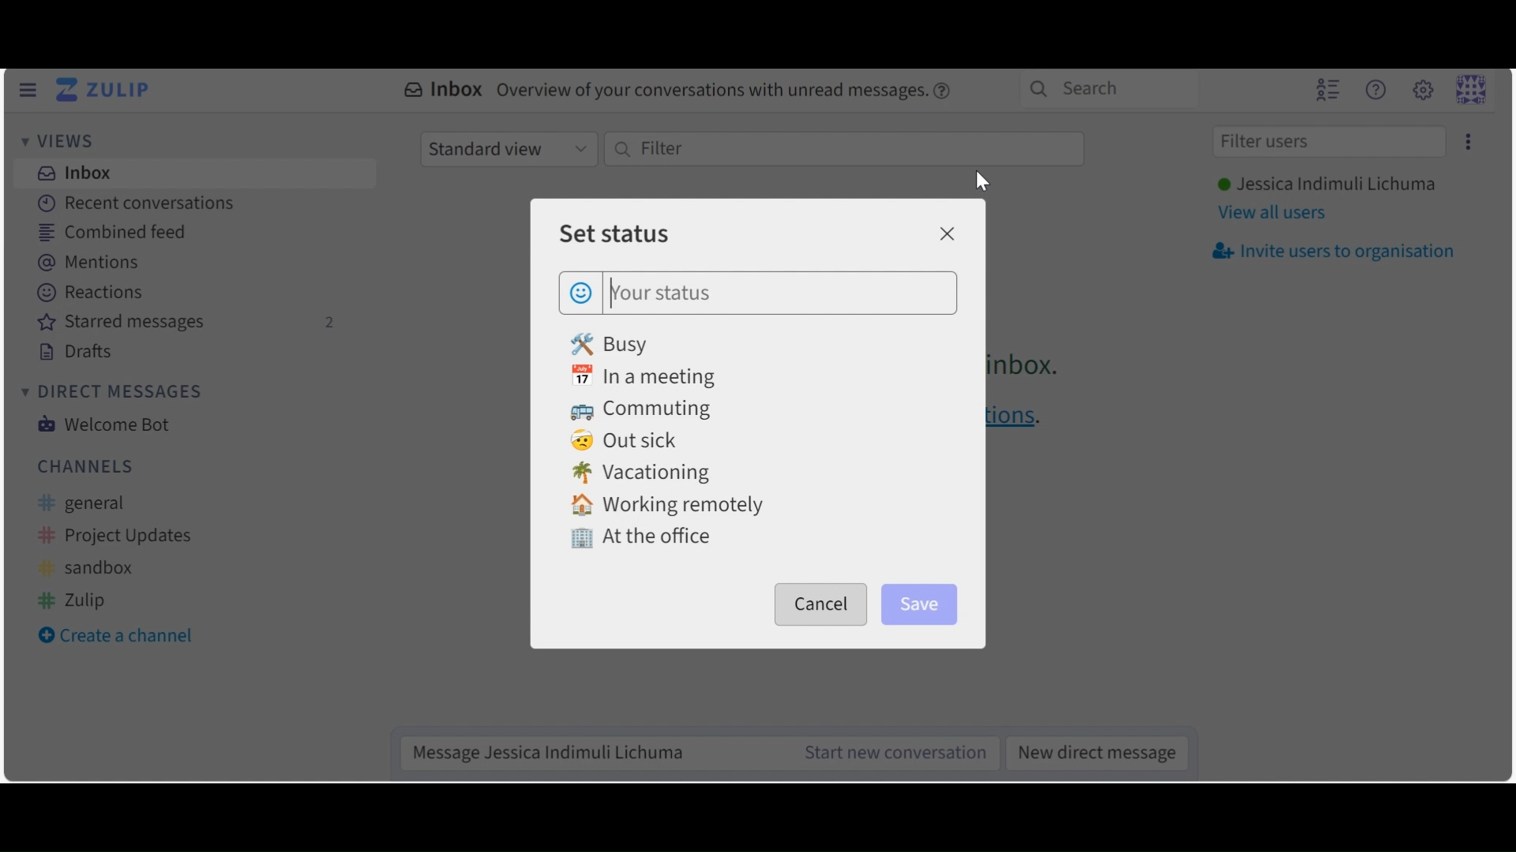  What do you see at coordinates (614, 233) in the screenshot?
I see `Set Status` at bounding box center [614, 233].